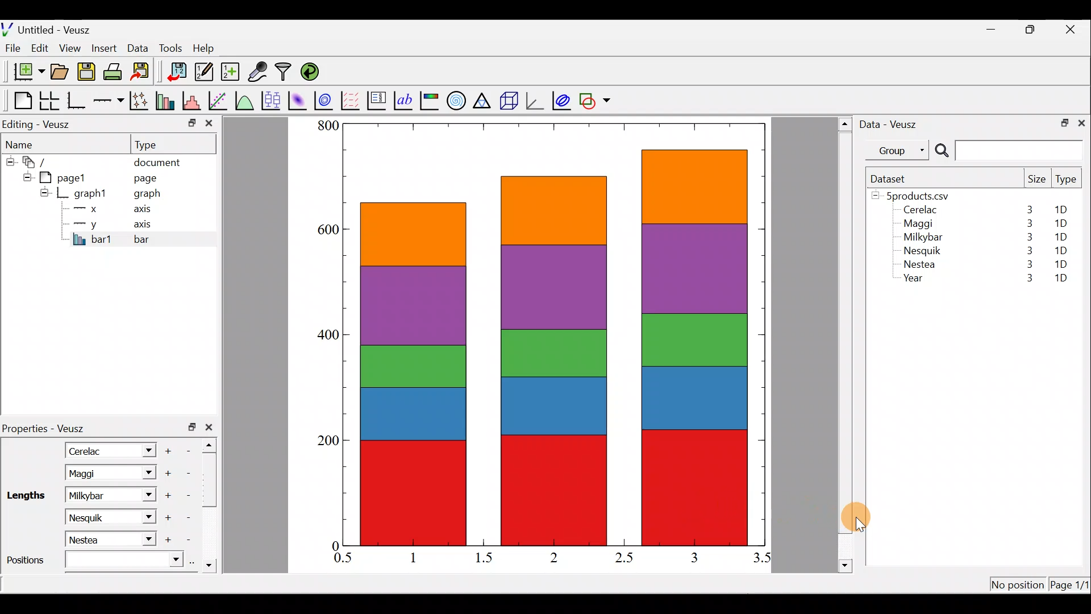 The image size is (1091, 614). I want to click on graph1, so click(91, 194).